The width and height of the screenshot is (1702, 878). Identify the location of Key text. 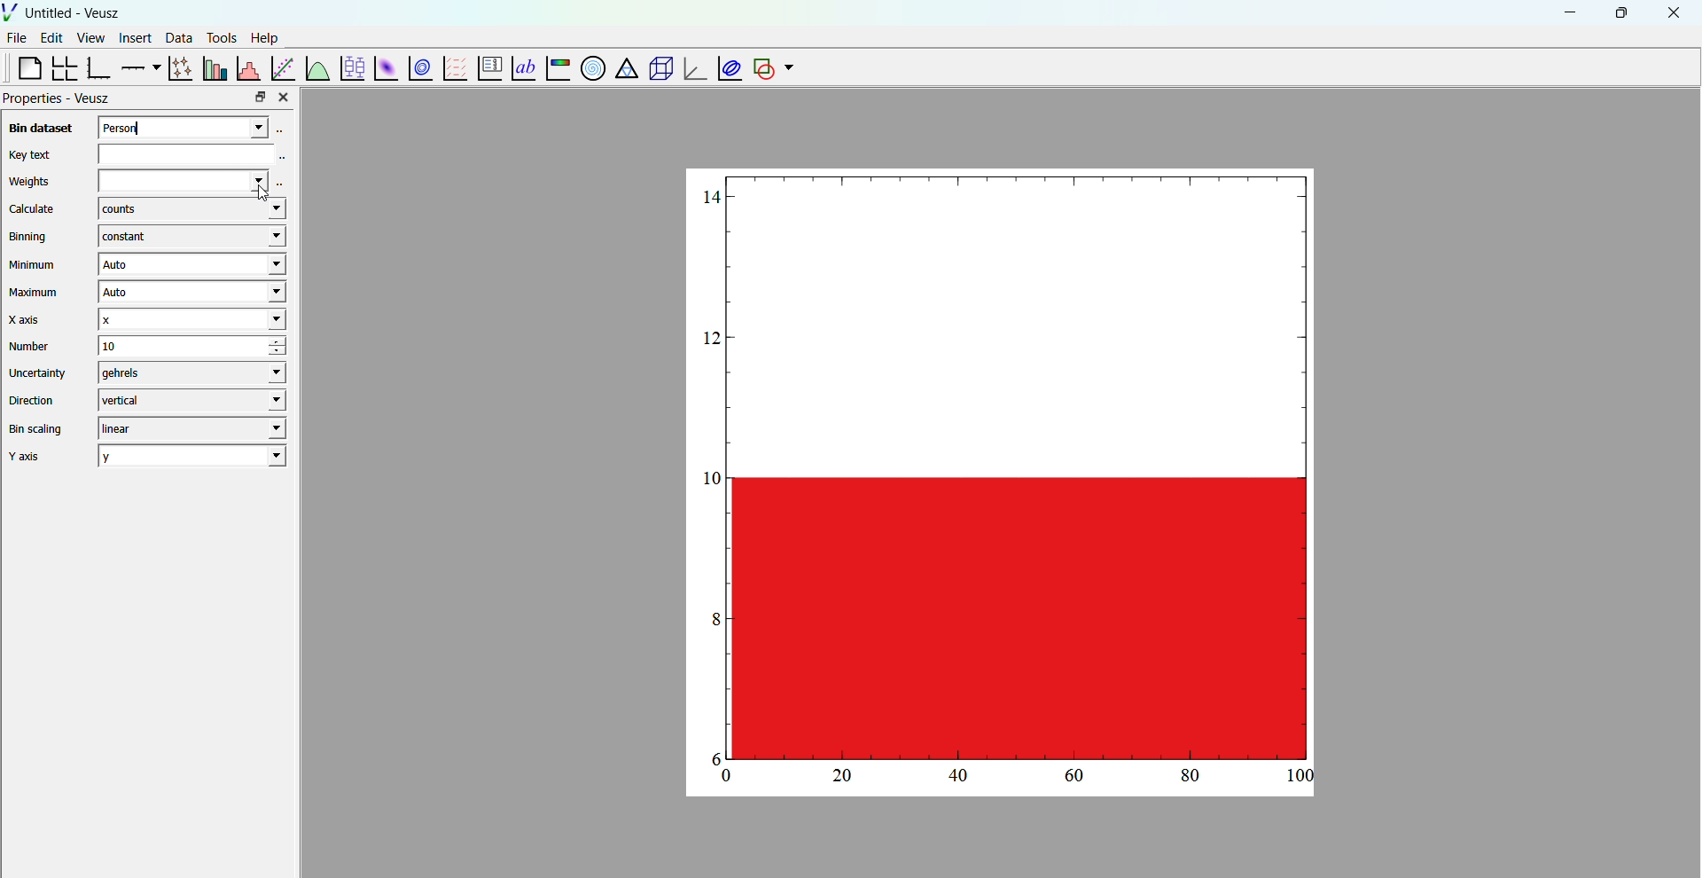
(28, 154).